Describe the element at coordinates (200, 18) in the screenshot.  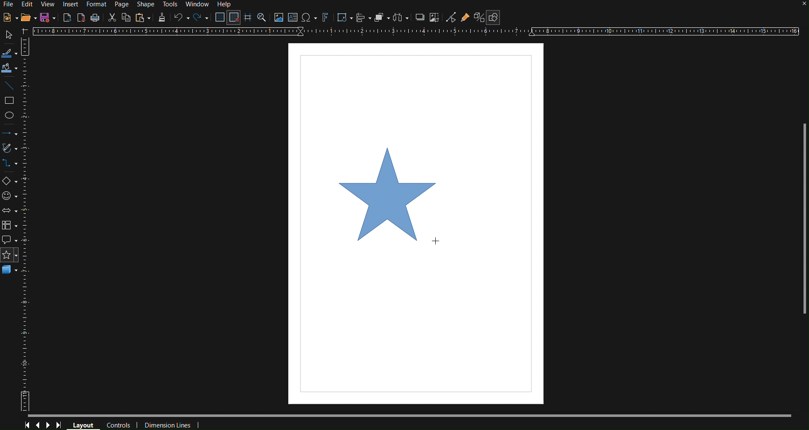
I see `Redo` at that location.